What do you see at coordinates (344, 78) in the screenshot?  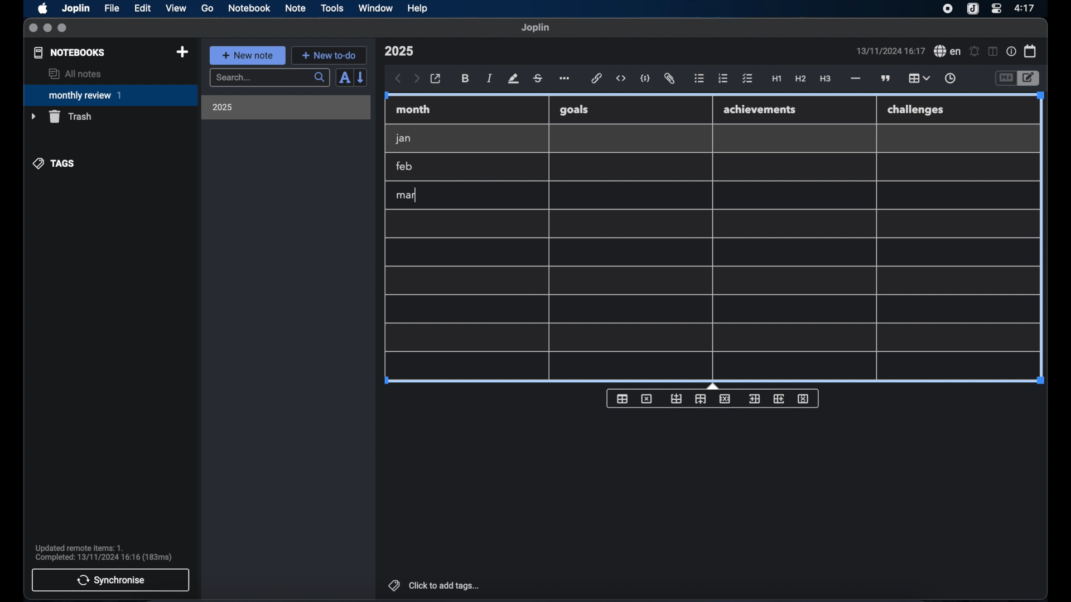 I see `sort order field` at bounding box center [344, 78].